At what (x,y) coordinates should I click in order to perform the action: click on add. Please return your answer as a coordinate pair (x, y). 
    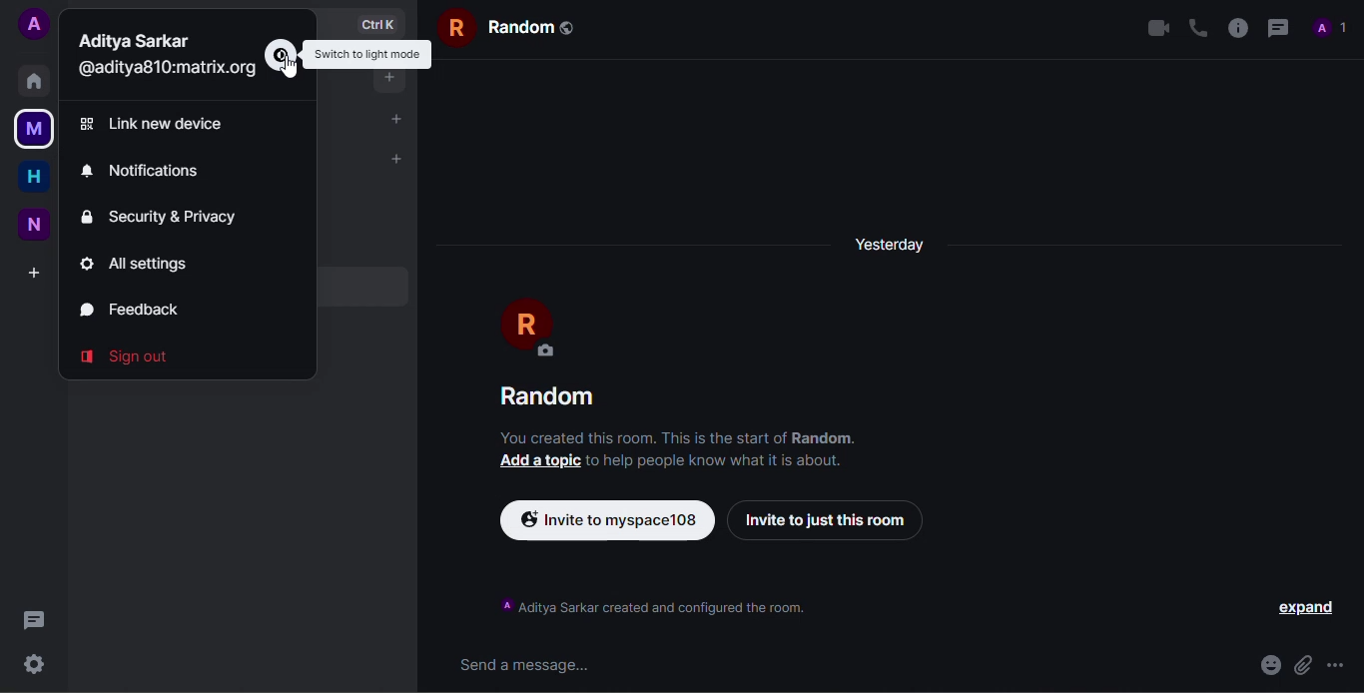
    Looking at the image, I should click on (397, 158).